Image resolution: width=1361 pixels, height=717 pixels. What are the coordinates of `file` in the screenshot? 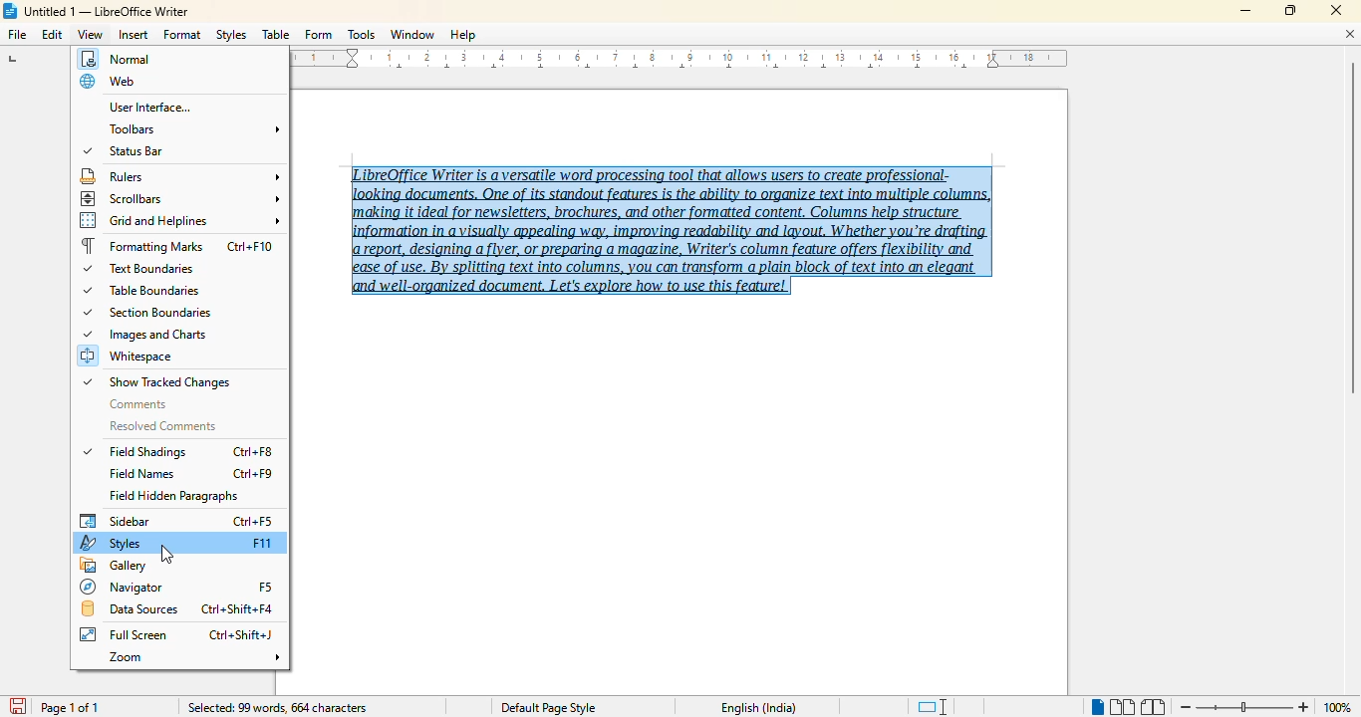 It's located at (16, 34).